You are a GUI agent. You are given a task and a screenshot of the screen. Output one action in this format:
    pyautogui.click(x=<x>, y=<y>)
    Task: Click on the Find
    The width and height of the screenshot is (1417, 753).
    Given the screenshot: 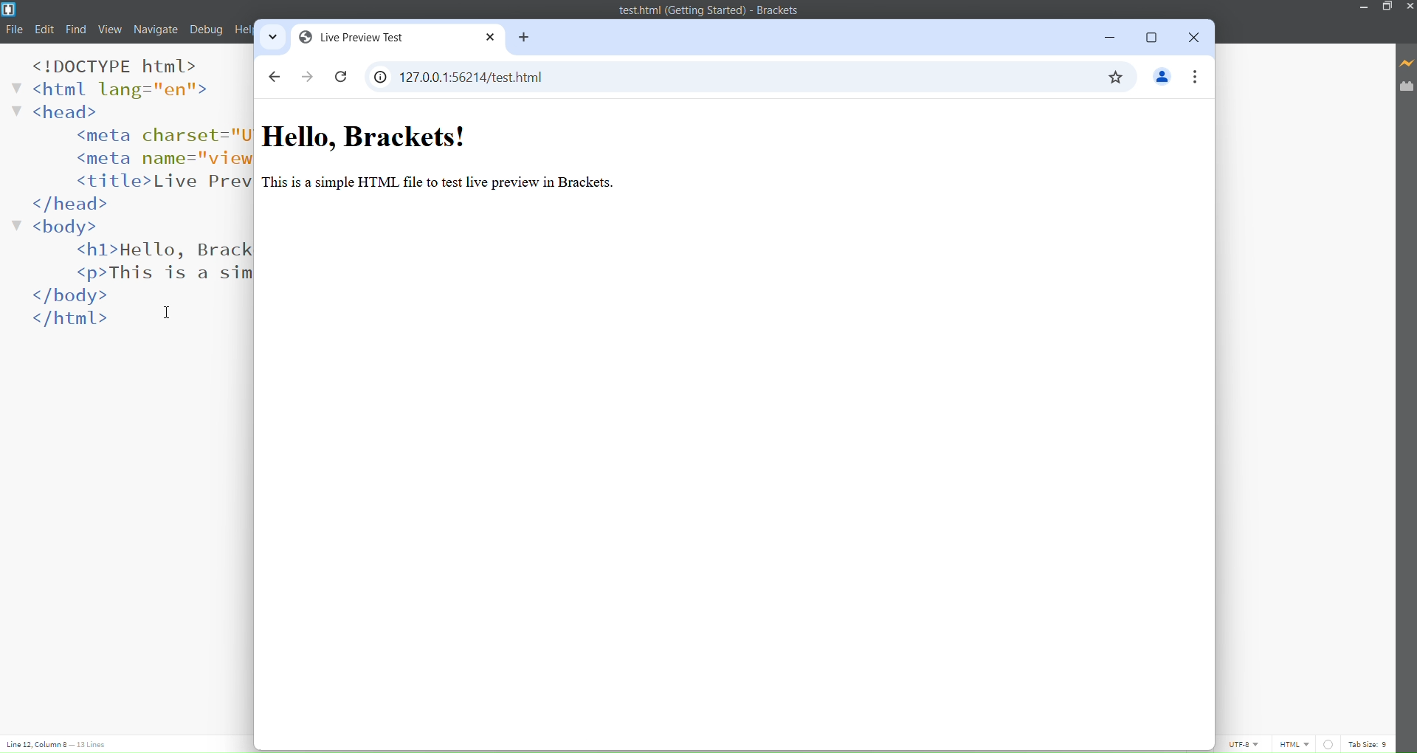 What is the action you would take?
    pyautogui.click(x=76, y=30)
    